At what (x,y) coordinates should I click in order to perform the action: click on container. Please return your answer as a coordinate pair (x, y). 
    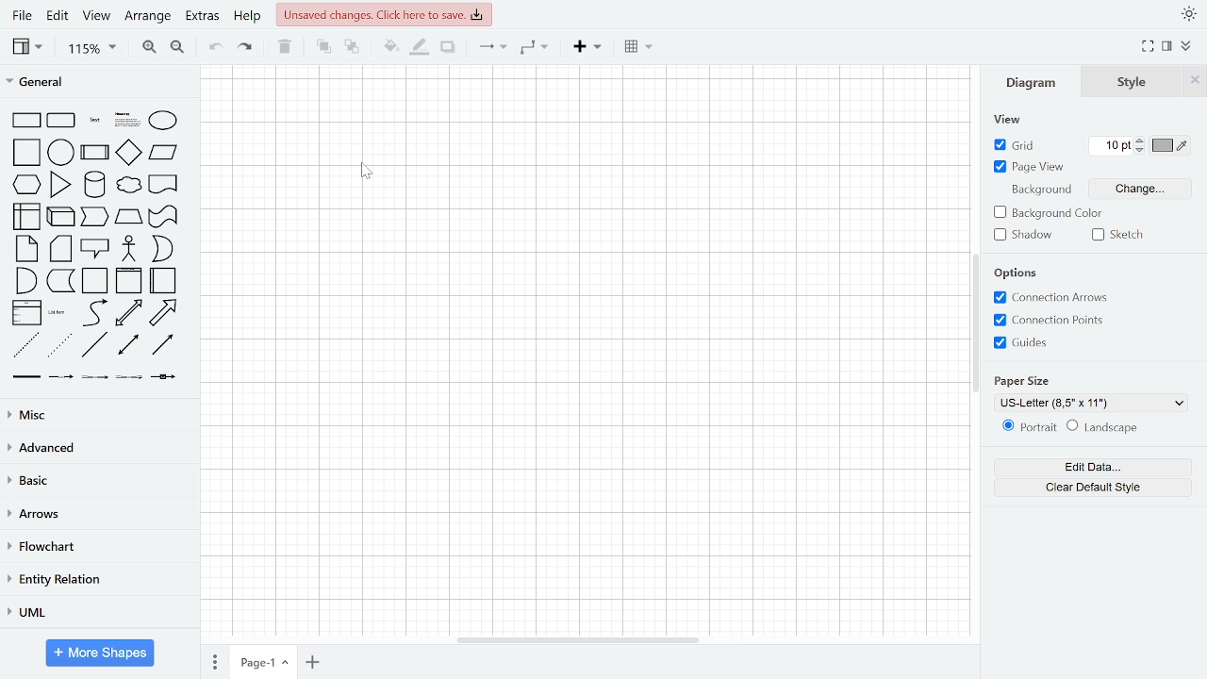
    Looking at the image, I should click on (96, 281).